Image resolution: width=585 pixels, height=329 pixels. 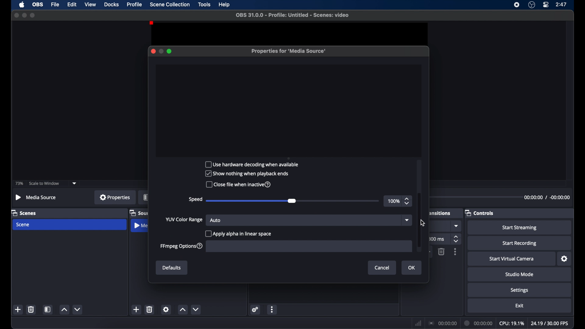 What do you see at coordinates (546, 197) in the screenshot?
I see `duration` at bounding box center [546, 197].